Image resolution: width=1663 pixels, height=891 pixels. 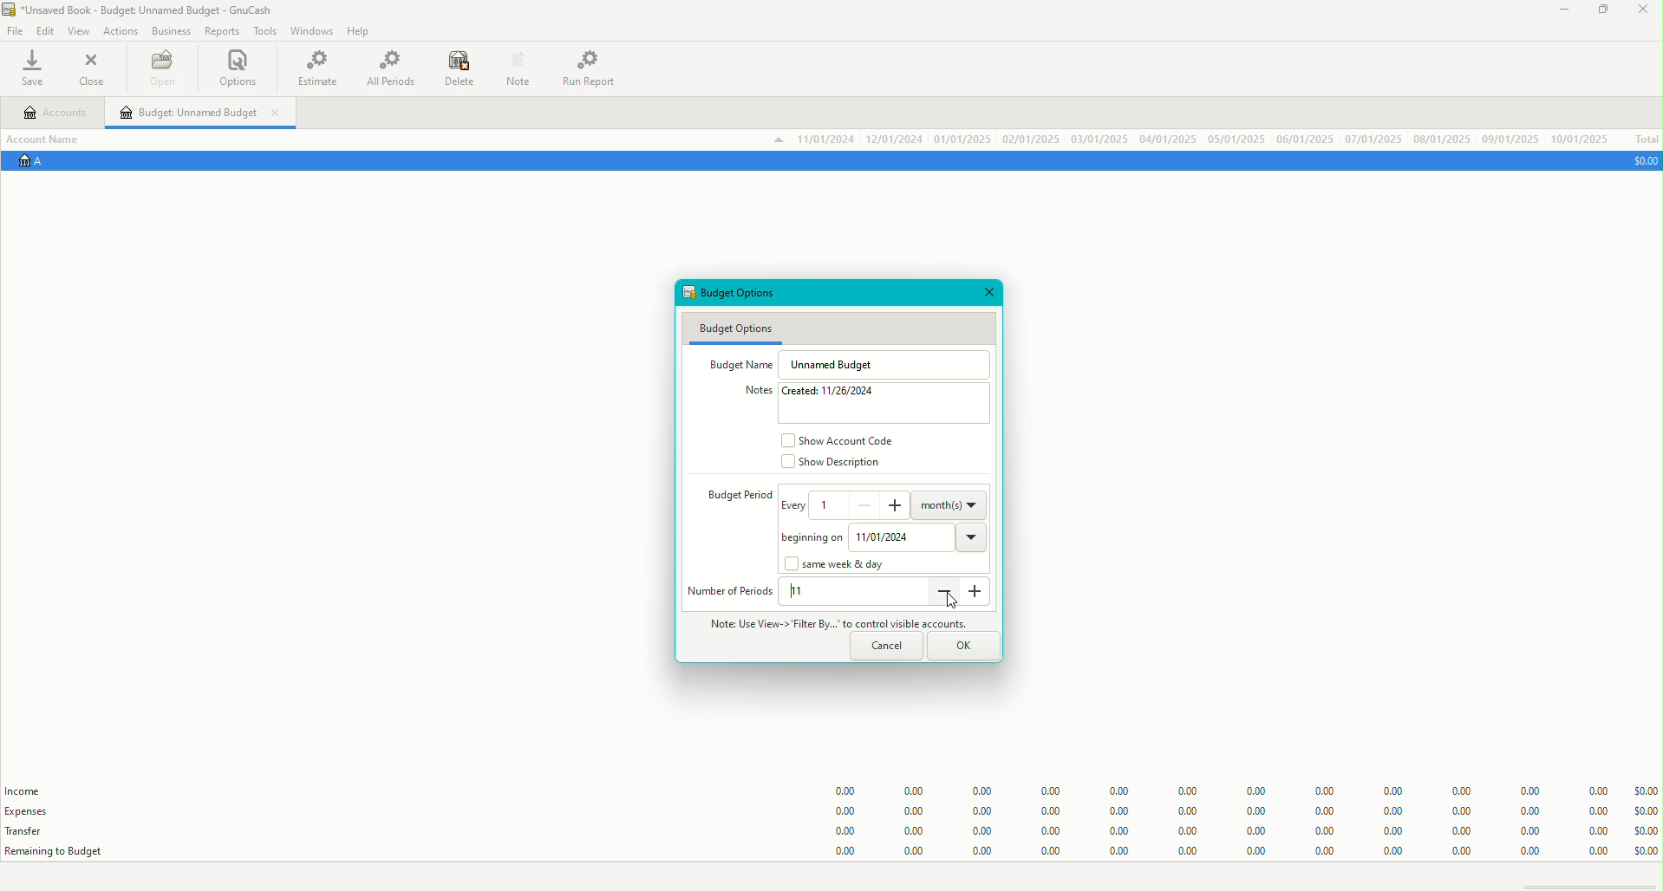 I want to click on Tools, so click(x=261, y=30).